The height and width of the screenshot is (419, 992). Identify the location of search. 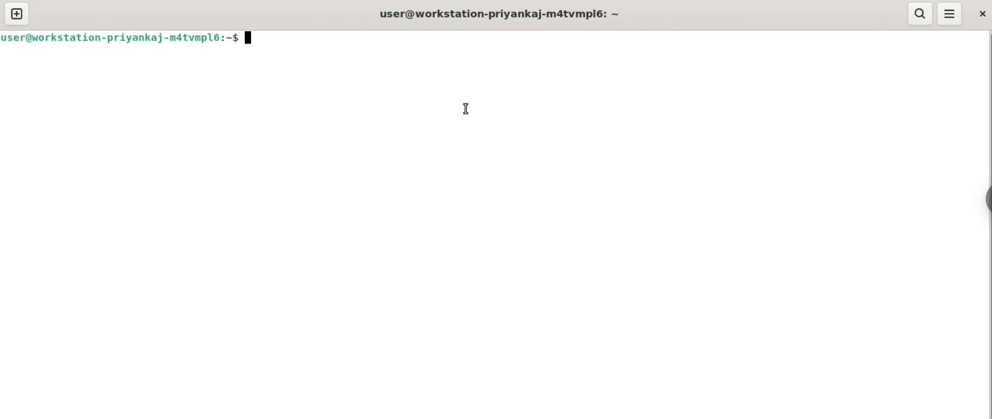
(920, 14).